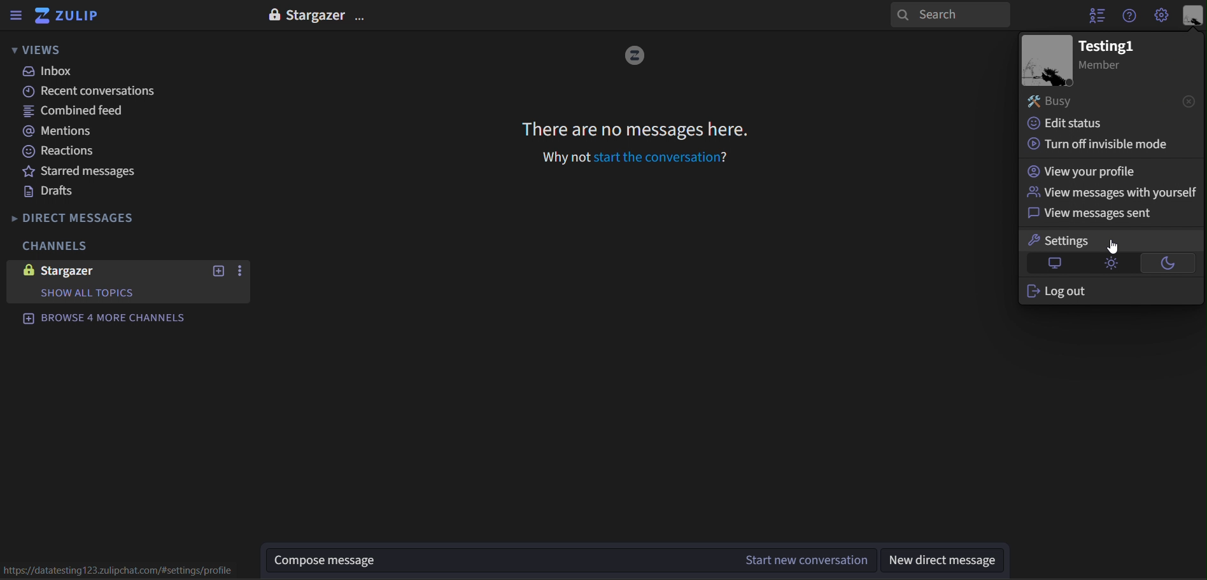  Describe the element at coordinates (636, 128) in the screenshot. I see `There are no messages here` at that location.